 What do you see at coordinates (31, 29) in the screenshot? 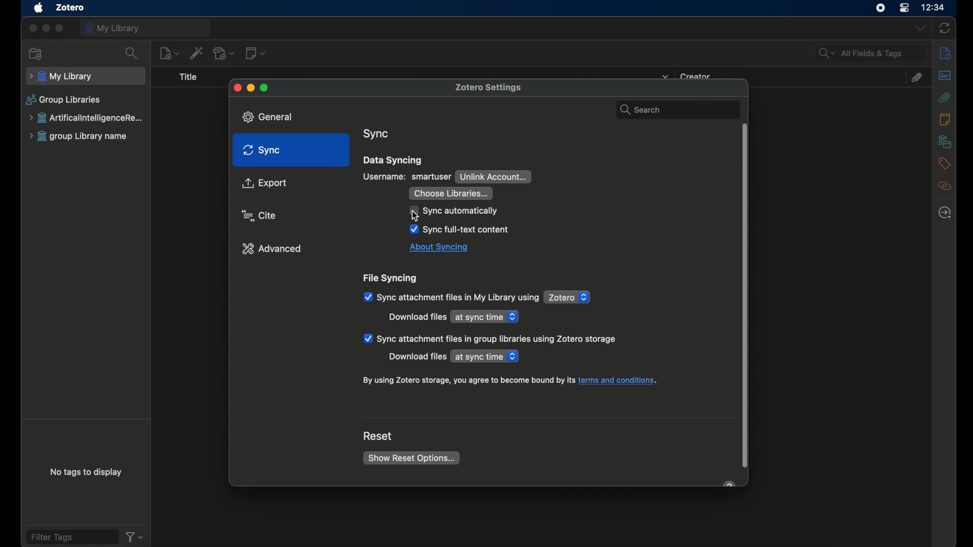
I see `close` at bounding box center [31, 29].